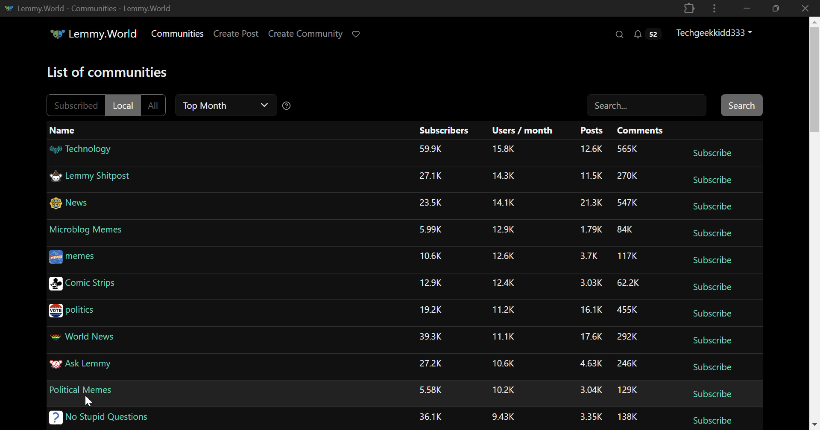 The width and height of the screenshot is (820, 430). I want to click on Amount, so click(432, 282).